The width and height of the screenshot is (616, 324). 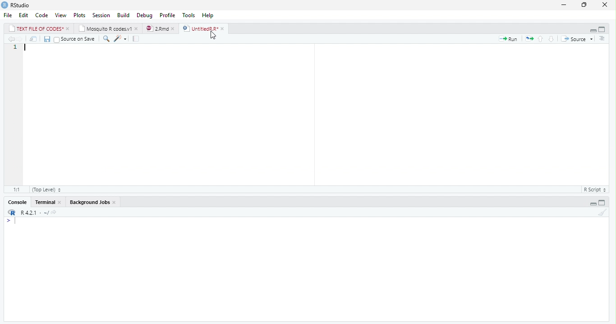 What do you see at coordinates (20, 39) in the screenshot?
I see `forward` at bounding box center [20, 39].